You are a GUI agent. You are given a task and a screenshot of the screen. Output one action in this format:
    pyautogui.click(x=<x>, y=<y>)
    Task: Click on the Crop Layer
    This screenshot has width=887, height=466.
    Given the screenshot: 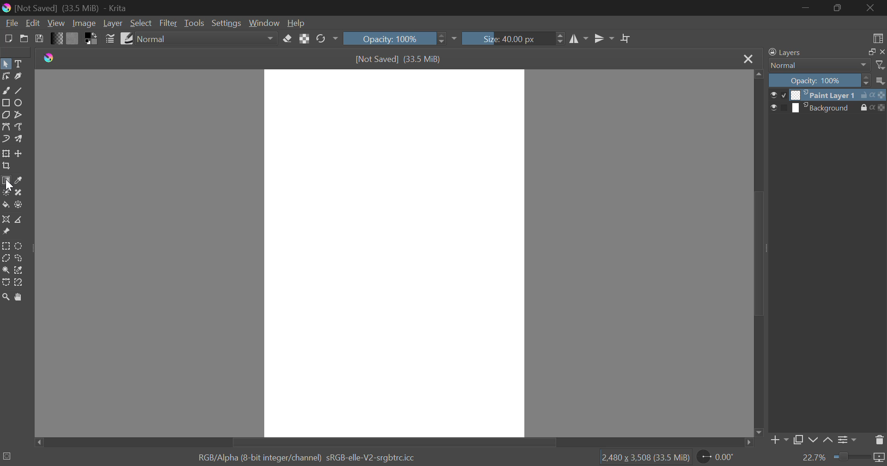 What is the action you would take?
    pyautogui.click(x=6, y=167)
    